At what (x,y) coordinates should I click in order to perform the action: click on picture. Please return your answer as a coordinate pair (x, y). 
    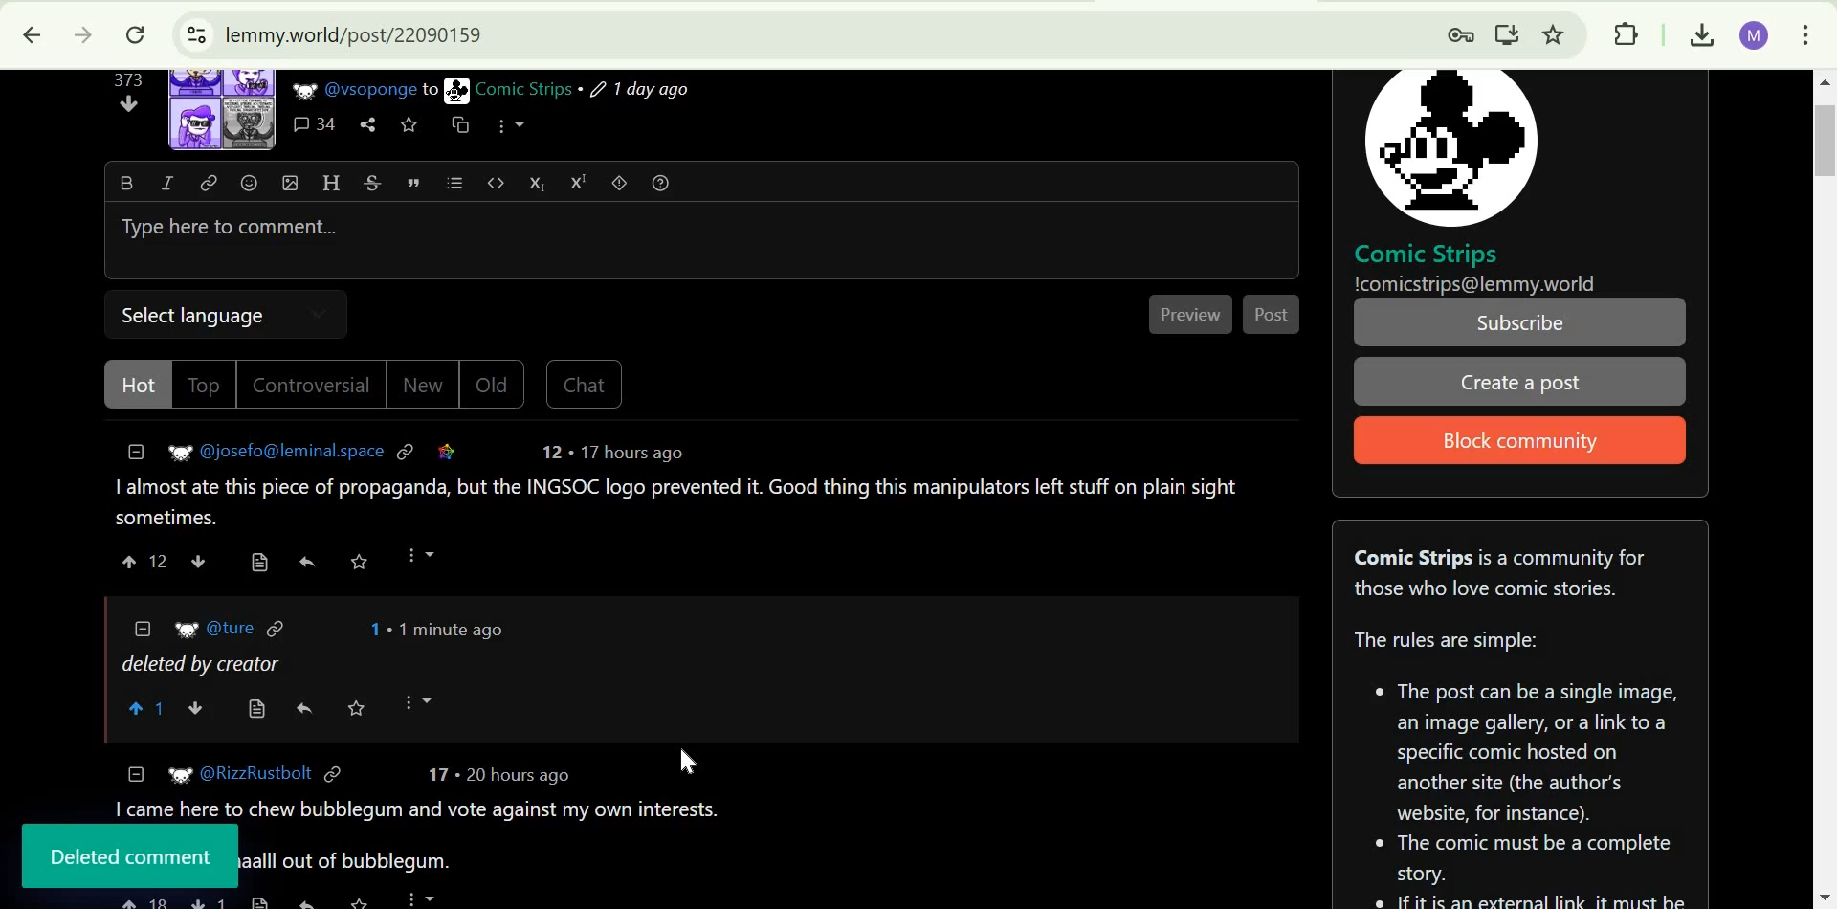
    Looking at the image, I should click on (172, 454).